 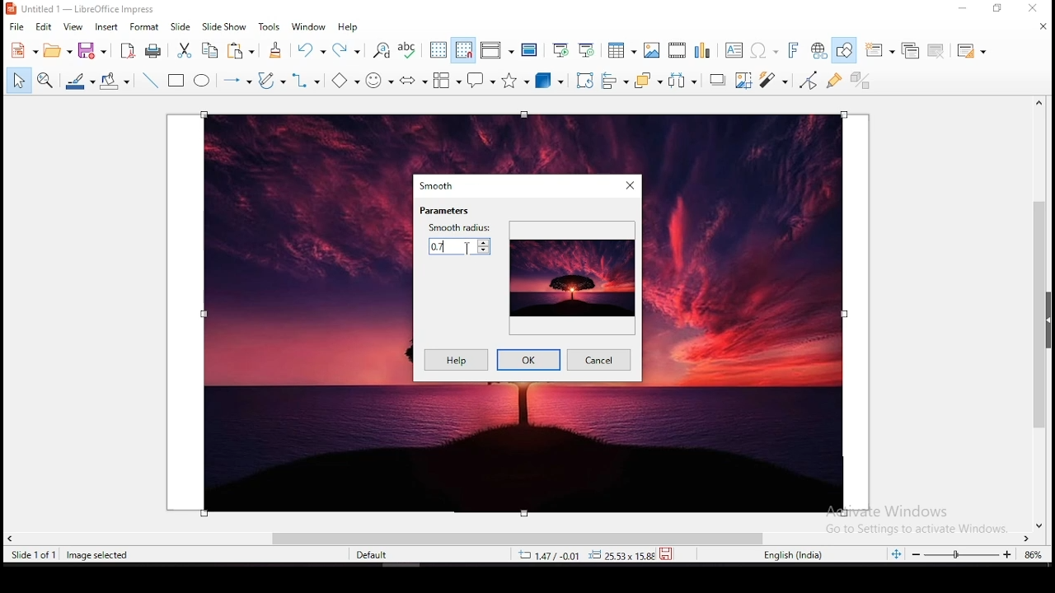 I want to click on icon and filename - LibreOffice, so click(x=82, y=9).